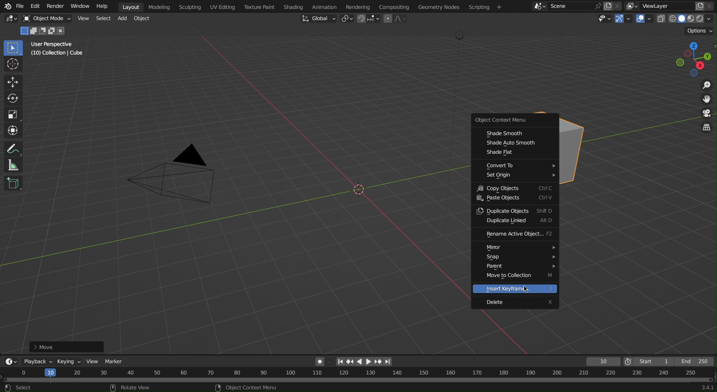  What do you see at coordinates (190, 6) in the screenshot?
I see `Sculpting` at bounding box center [190, 6].